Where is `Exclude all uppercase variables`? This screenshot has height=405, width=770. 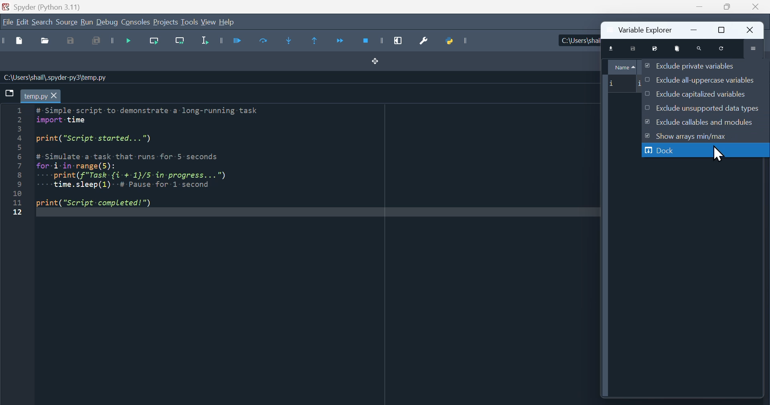
Exclude all uppercase variables is located at coordinates (704, 81).